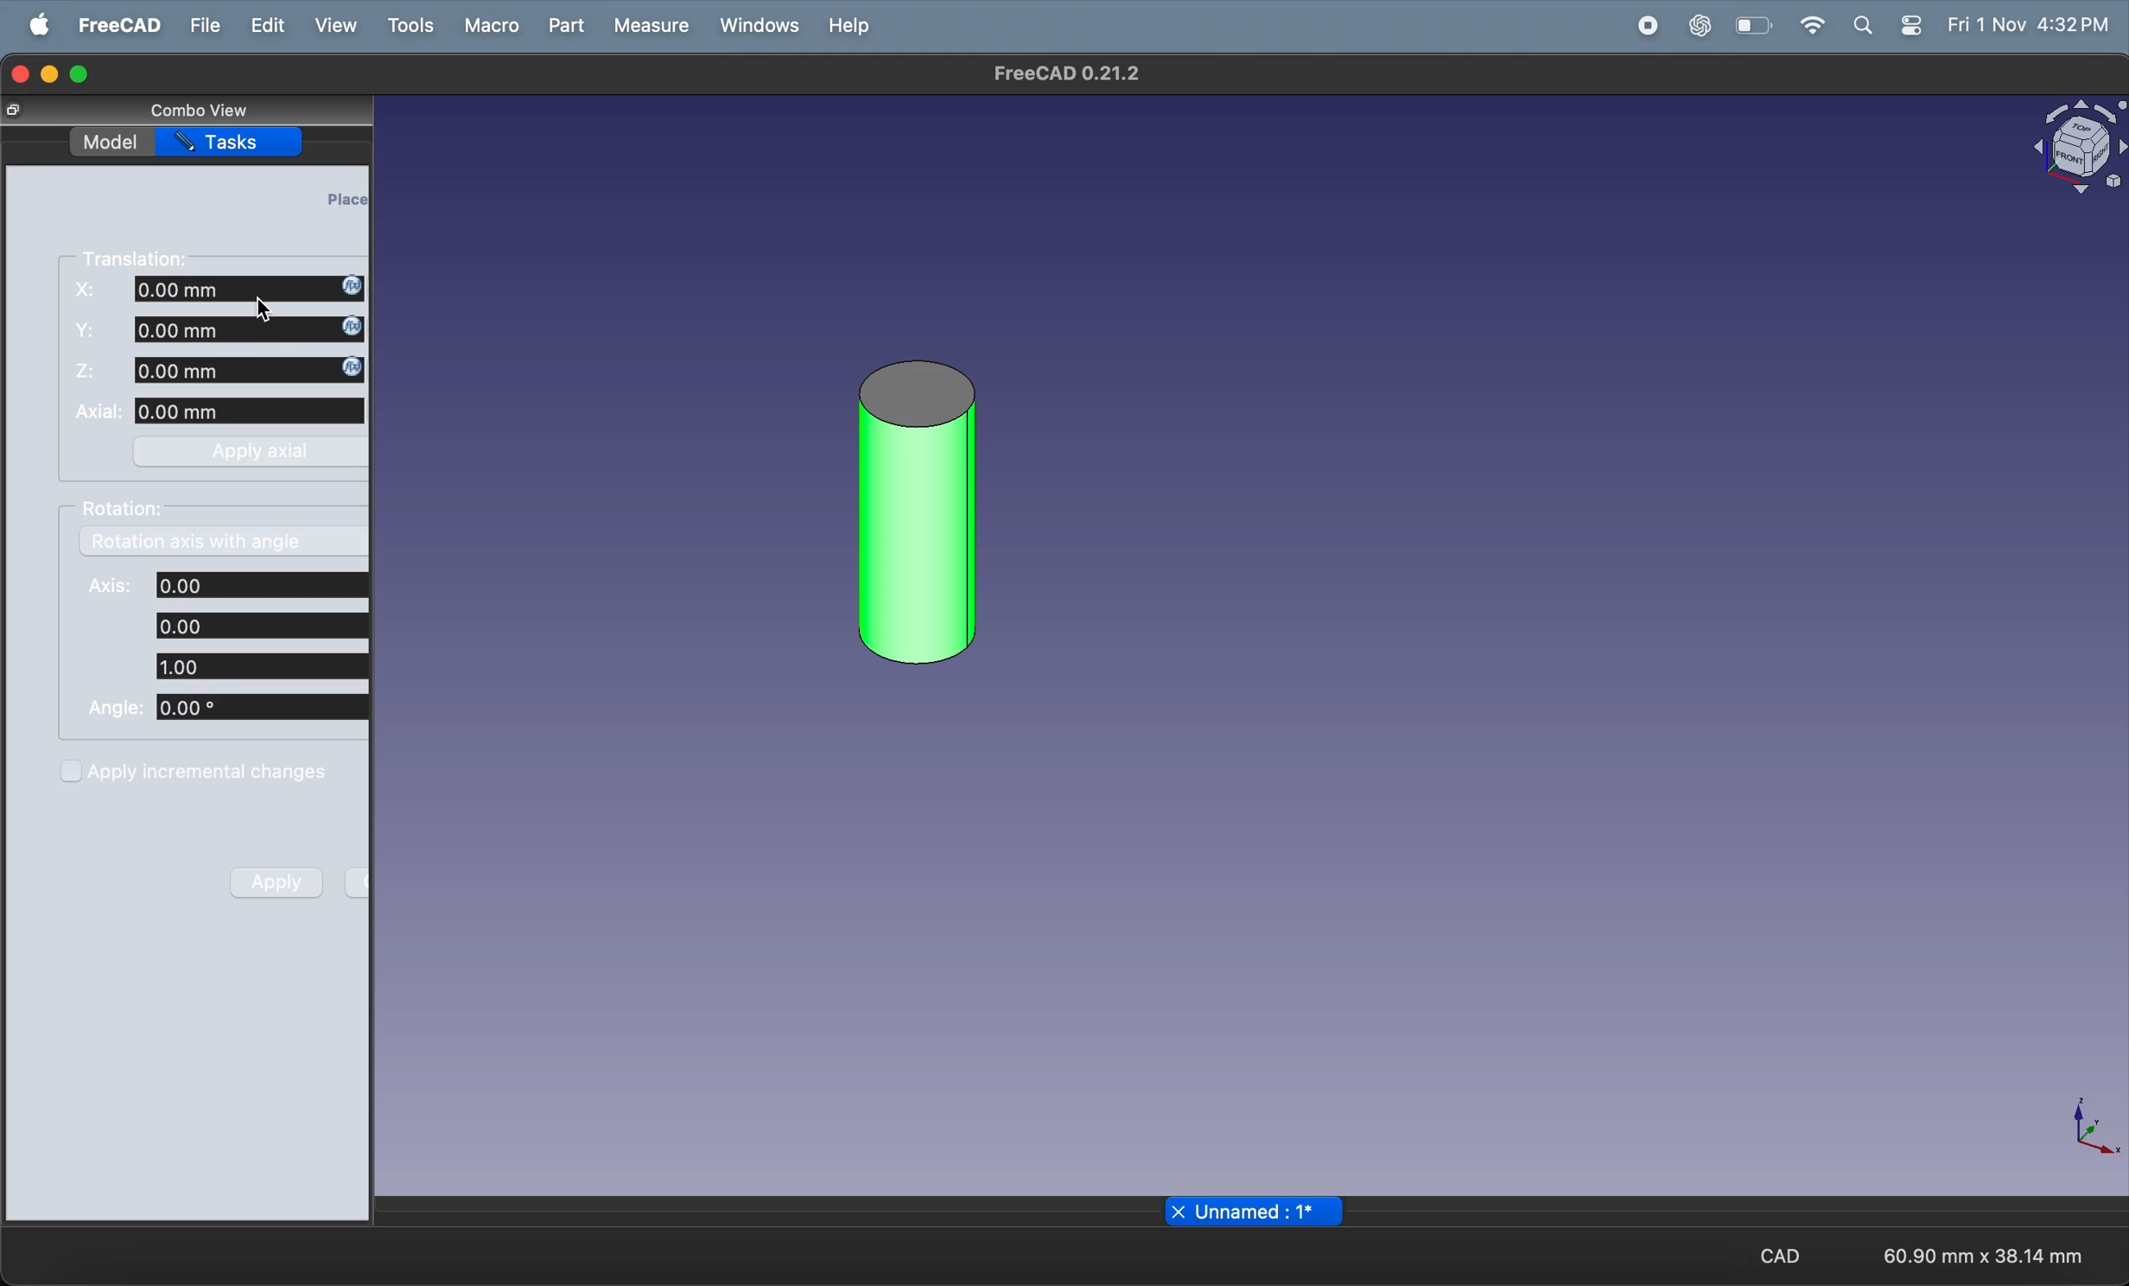  What do you see at coordinates (918, 513) in the screenshot?
I see `cylinder 001` at bounding box center [918, 513].